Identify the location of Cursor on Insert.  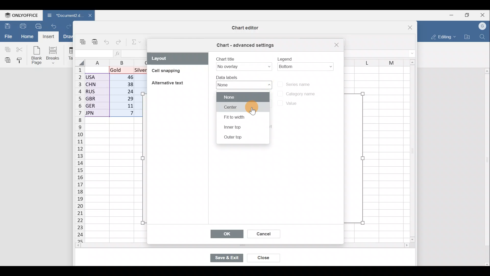
(50, 37).